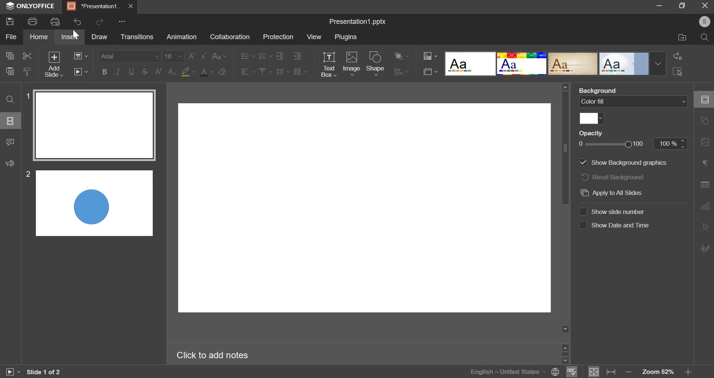 Image resolution: width=714 pixels, height=378 pixels. Describe the element at coordinates (469, 64) in the screenshot. I see `word art` at that location.